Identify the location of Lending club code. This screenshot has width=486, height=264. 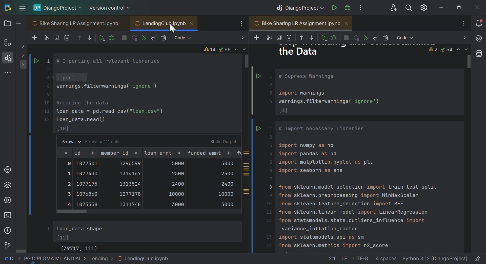
(139, 152).